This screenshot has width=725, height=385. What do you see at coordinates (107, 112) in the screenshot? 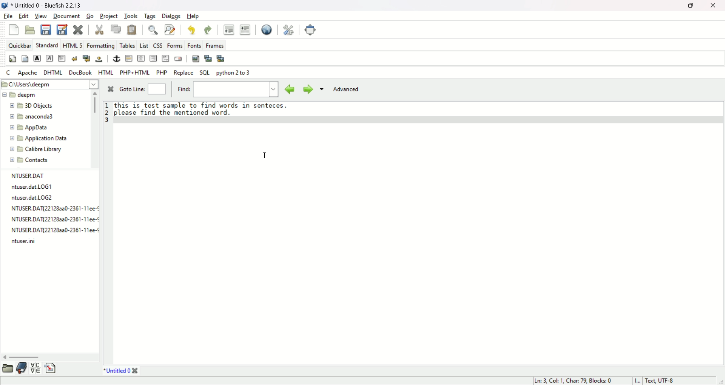
I see `line number` at bounding box center [107, 112].